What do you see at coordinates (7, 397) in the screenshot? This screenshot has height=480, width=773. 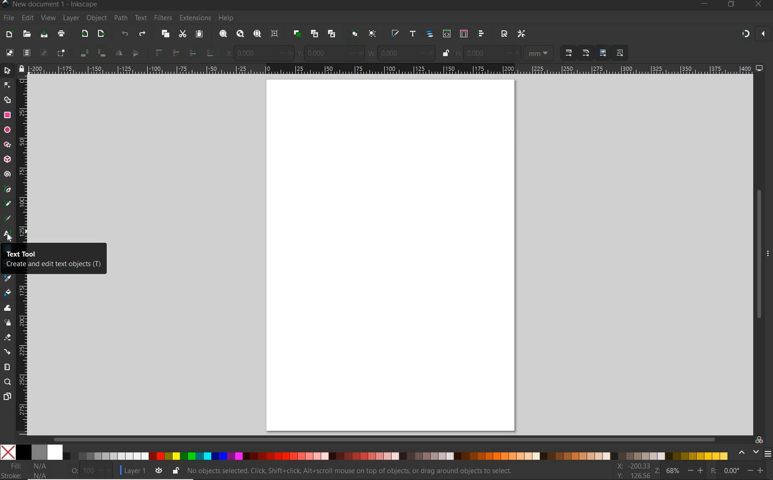 I see `pages tool` at bounding box center [7, 397].